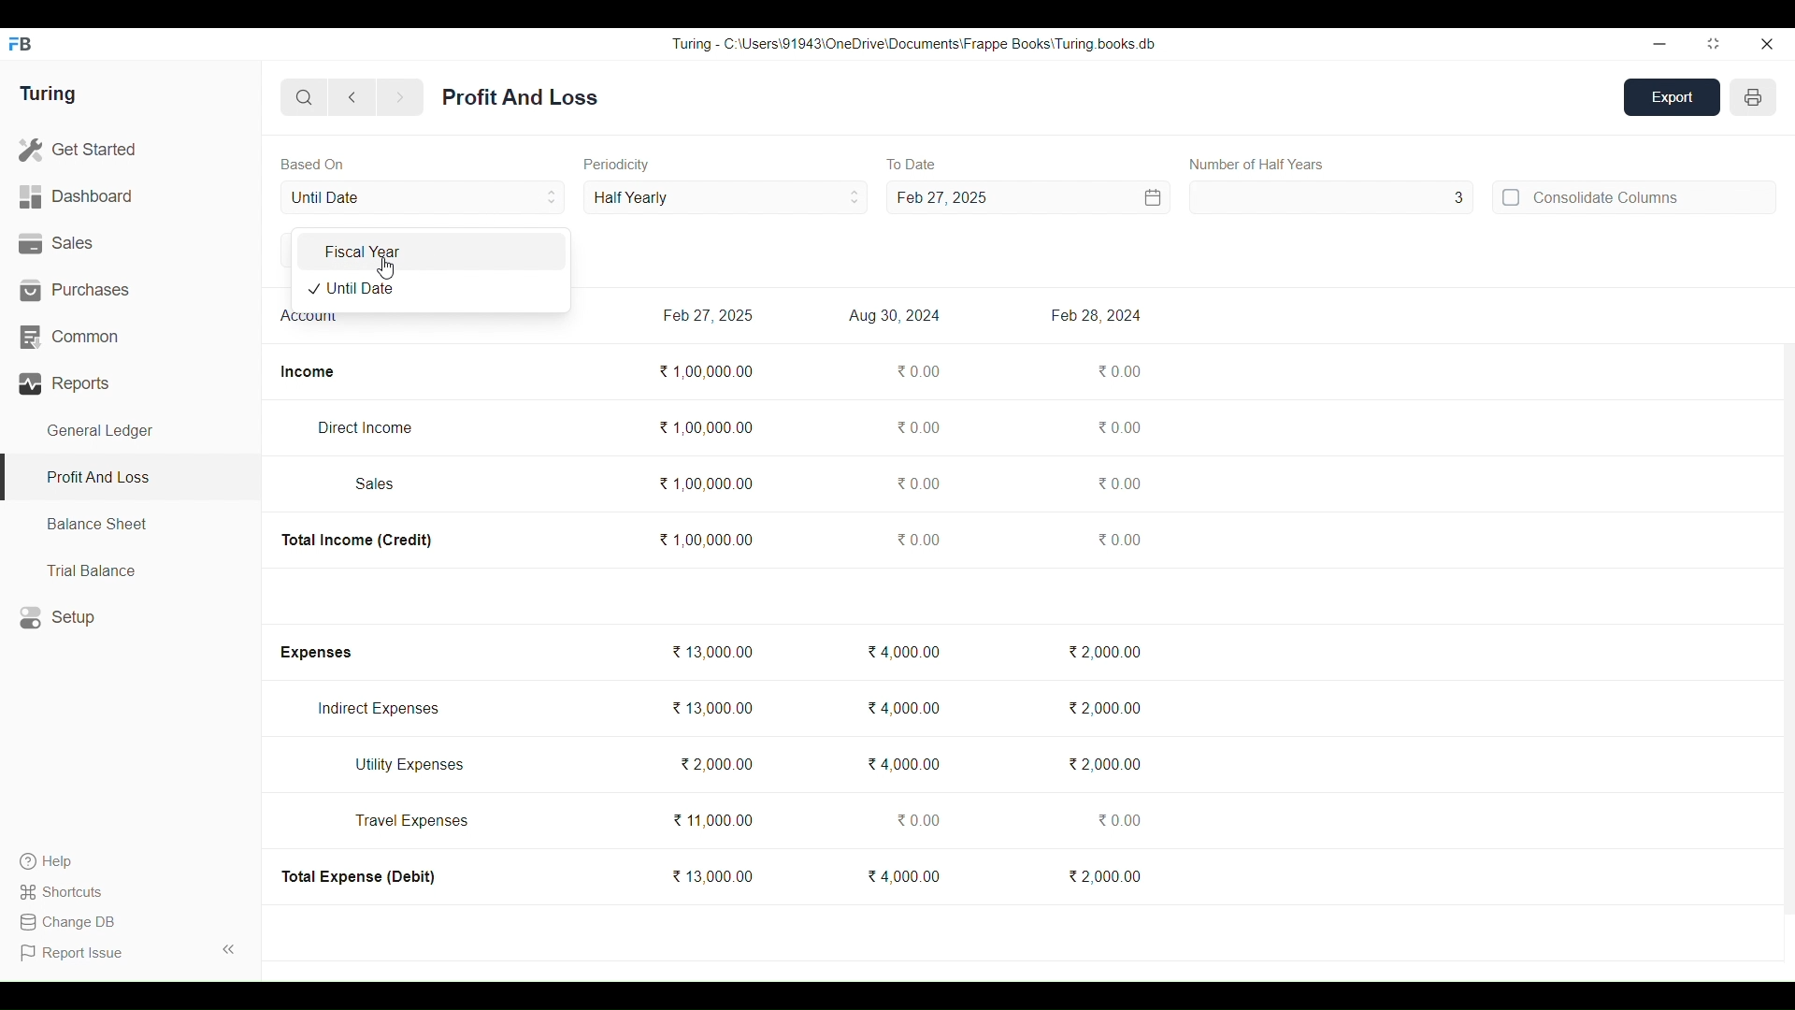 The width and height of the screenshot is (1795, 1010). Describe the element at coordinates (1633, 196) in the screenshot. I see `Consolidate Columns` at that location.